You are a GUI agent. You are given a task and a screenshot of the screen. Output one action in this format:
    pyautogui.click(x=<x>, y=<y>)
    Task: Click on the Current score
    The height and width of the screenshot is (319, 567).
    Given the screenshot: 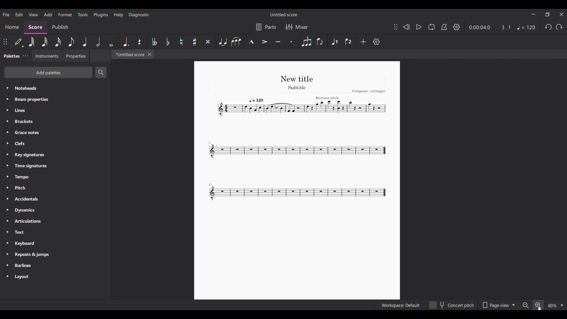 What is the action you would take?
    pyautogui.click(x=296, y=139)
    